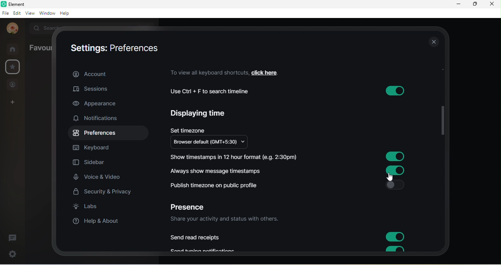  I want to click on sessions, so click(99, 88).